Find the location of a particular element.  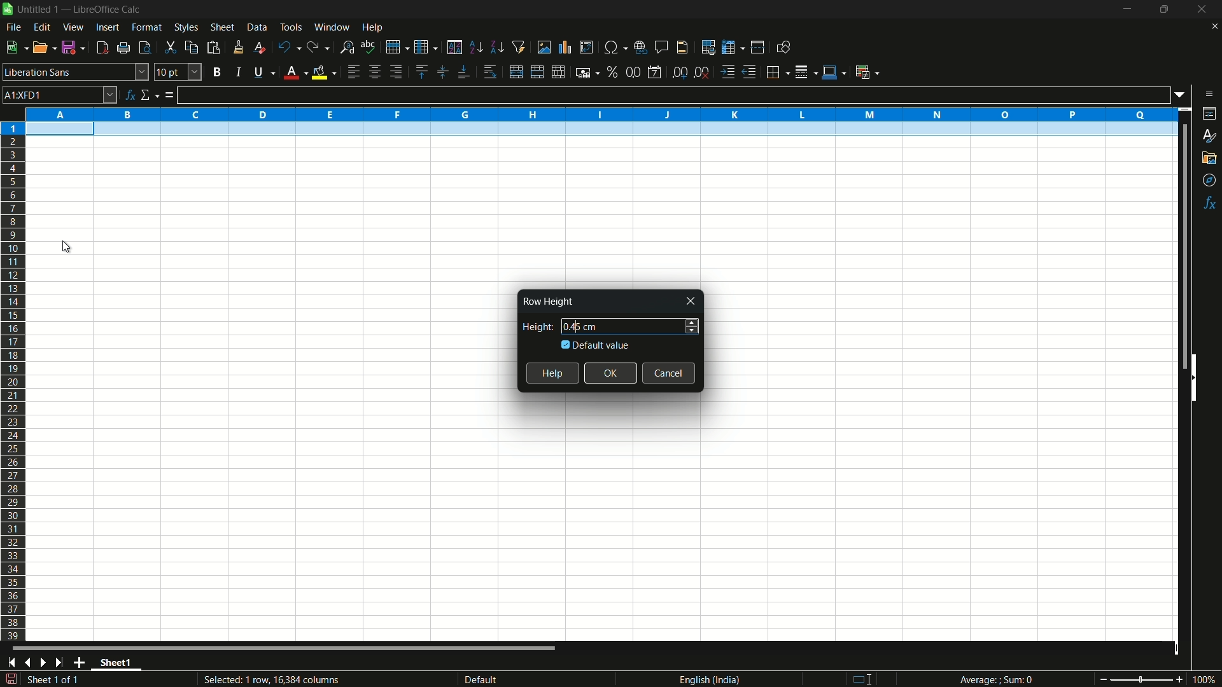

italic is located at coordinates (237, 72).